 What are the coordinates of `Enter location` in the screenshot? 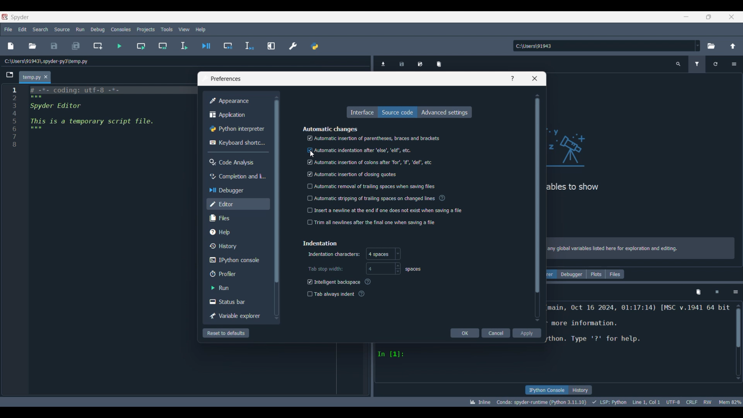 It's located at (603, 46).